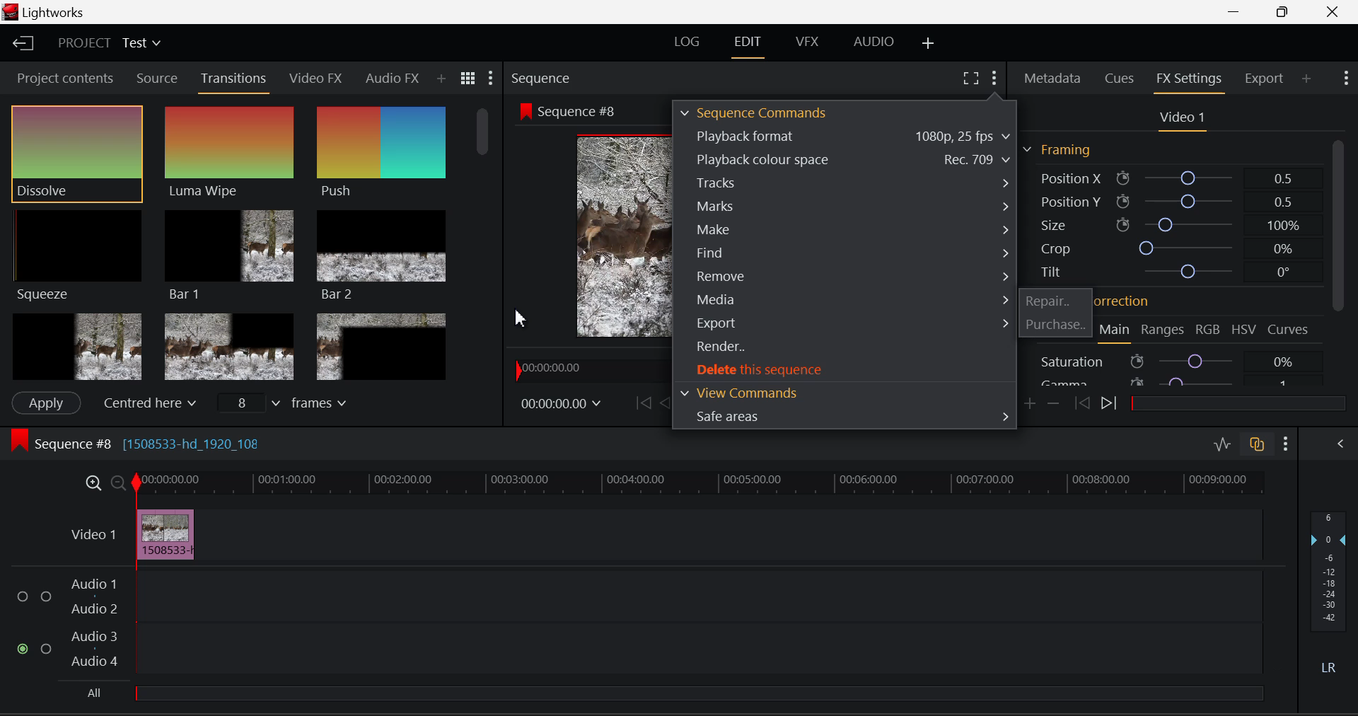 This screenshot has width=1358, height=716. What do you see at coordinates (874, 42) in the screenshot?
I see `AUDIO Layout` at bounding box center [874, 42].